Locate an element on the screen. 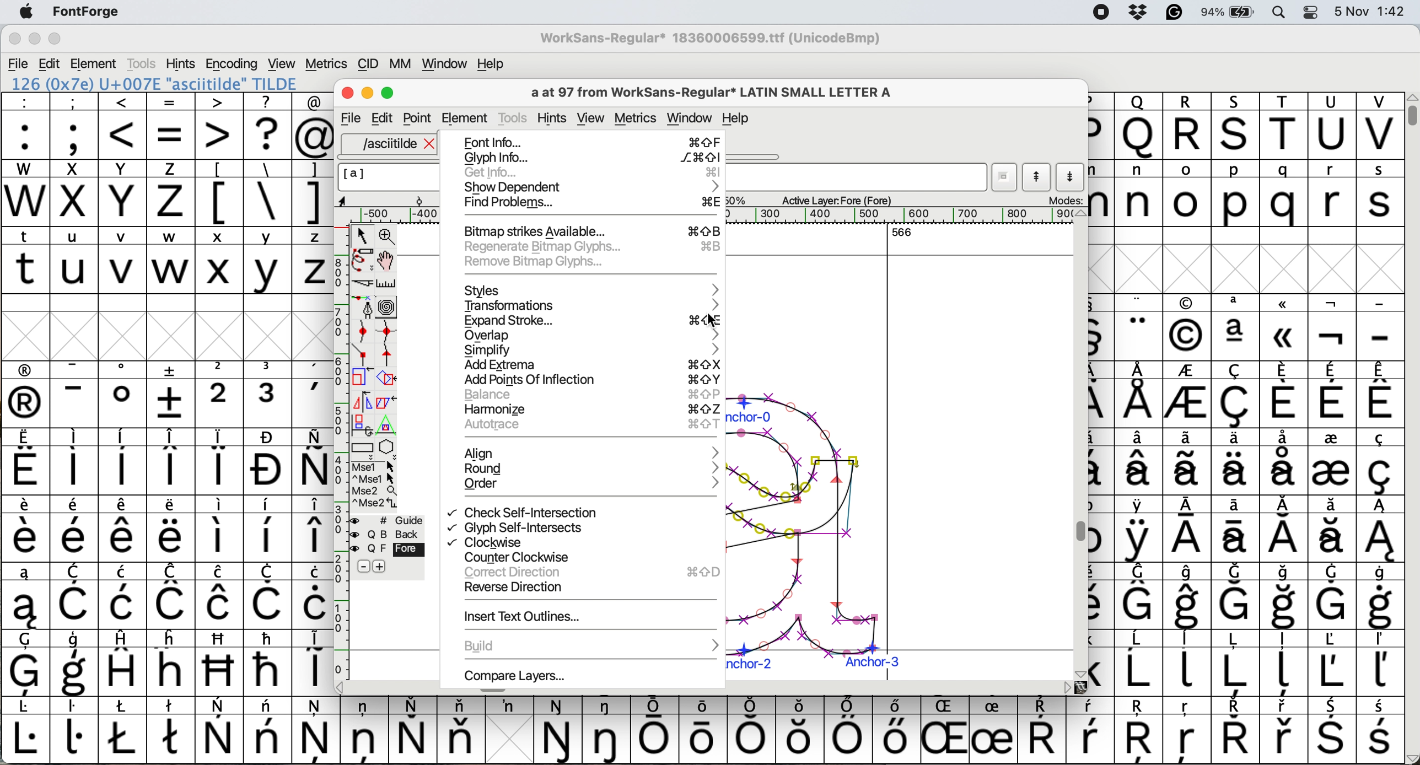  symbol is located at coordinates (1139, 328).